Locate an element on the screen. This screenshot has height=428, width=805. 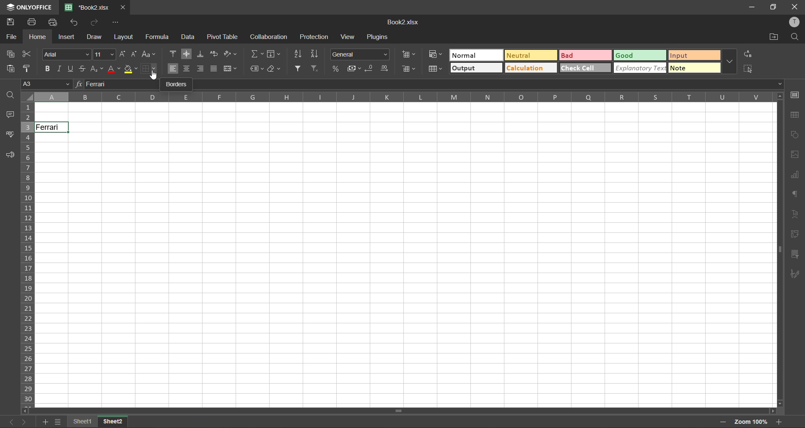
accounting is located at coordinates (353, 67).